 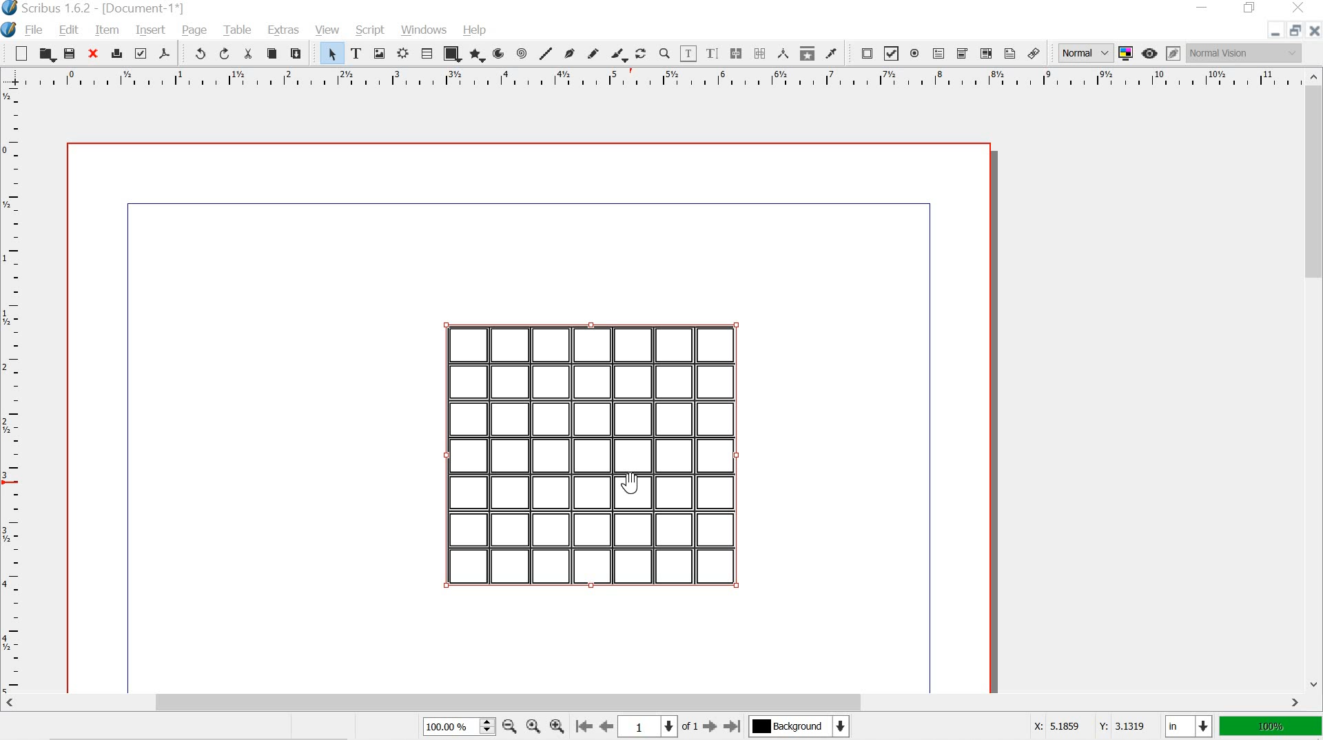 What do you see at coordinates (357, 54) in the screenshot?
I see `text frame` at bounding box center [357, 54].